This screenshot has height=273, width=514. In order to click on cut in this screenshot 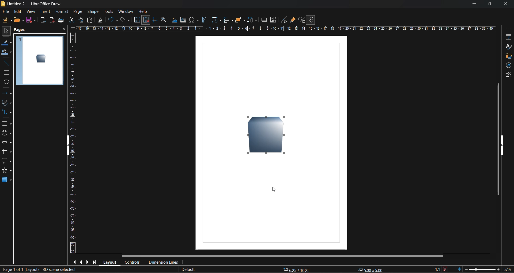, I will do `click(72, 20)`.